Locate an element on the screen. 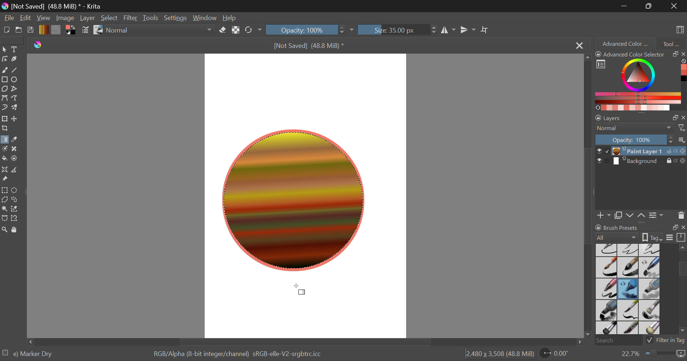  Magnetic Curve Selection is located at coordinates (17, 218).